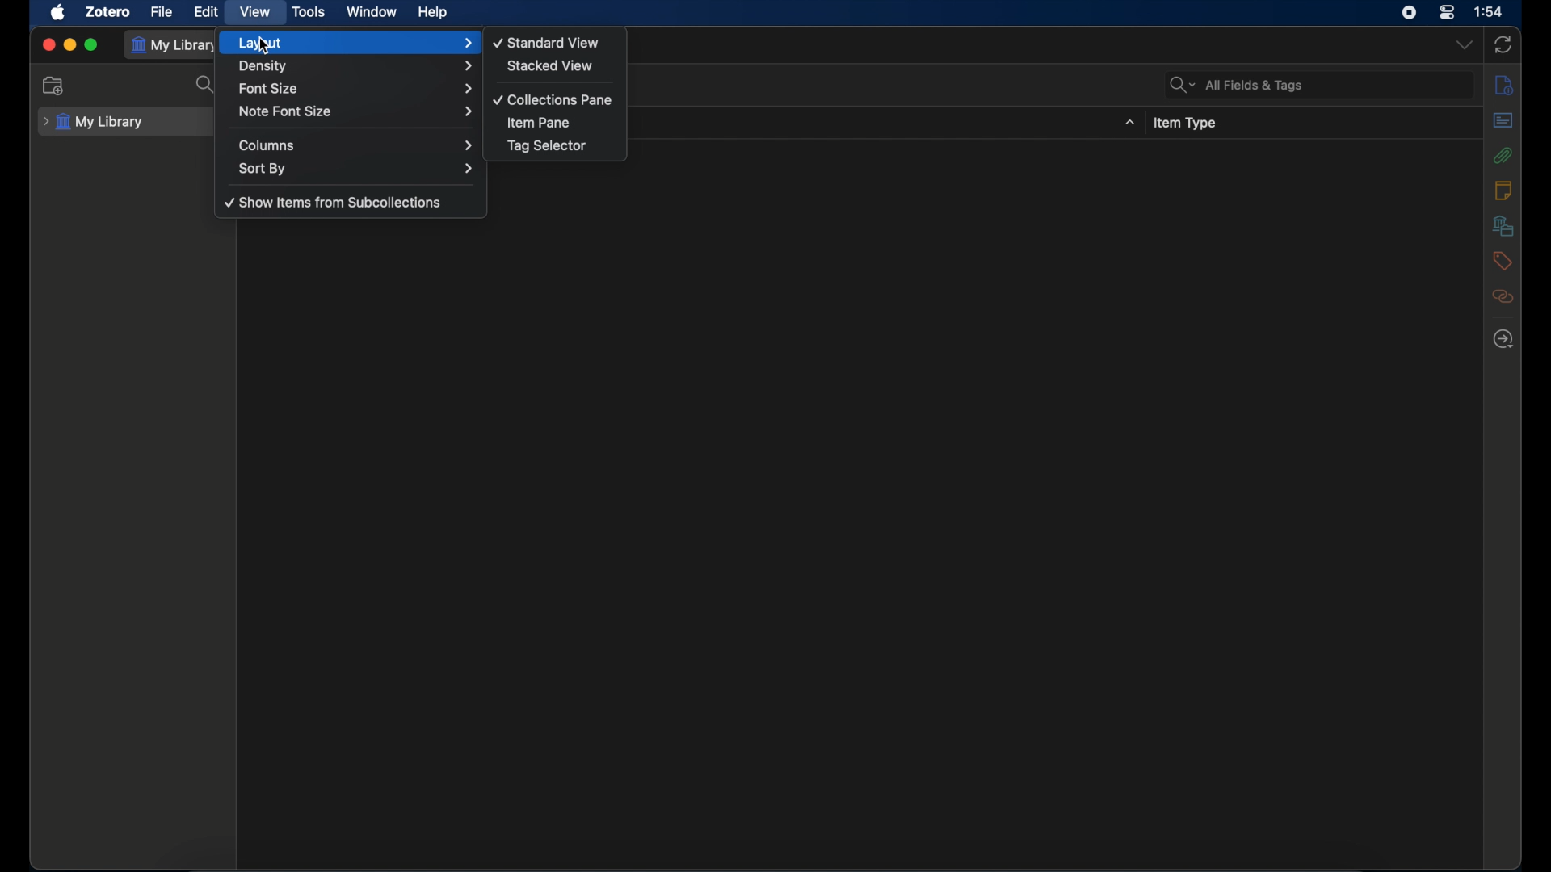 The width and height of the screenshot is (1551, 872). What do you see at coordinates (55, 85) in the screenshot?
I see `new collections` at bounding box center [55, 85].